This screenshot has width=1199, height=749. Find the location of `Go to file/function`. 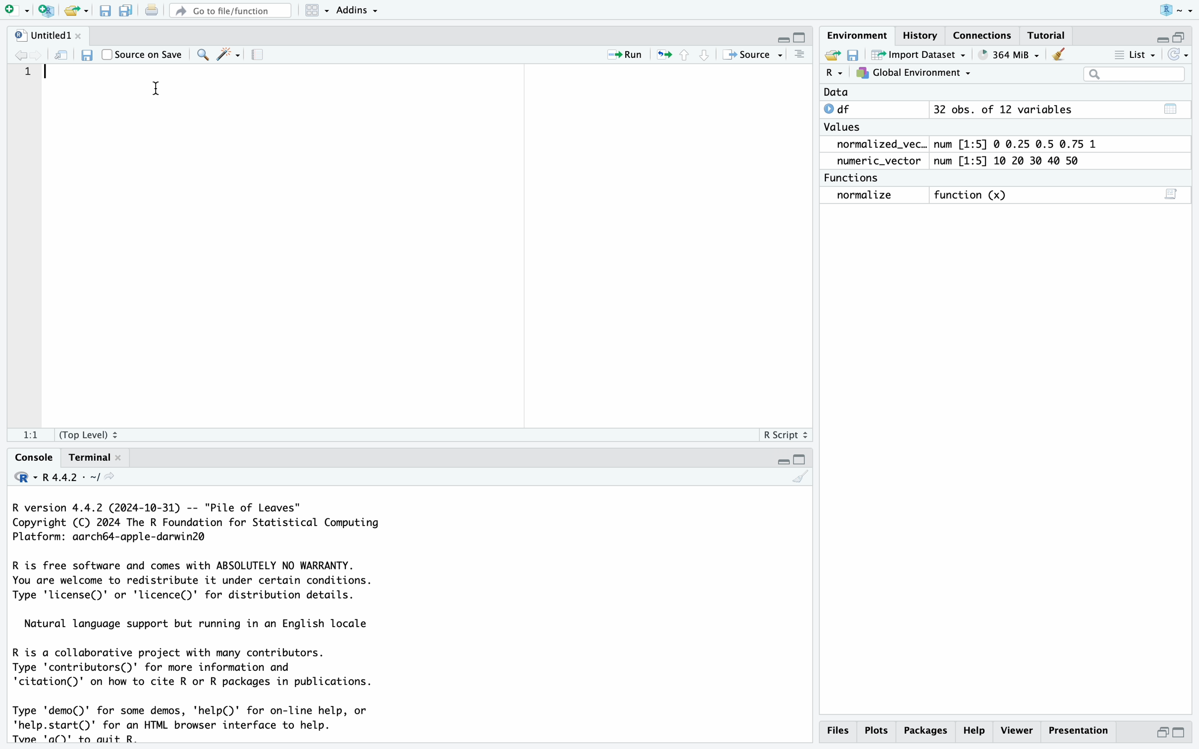

Go to file/function is located at coordinates (229, 9).